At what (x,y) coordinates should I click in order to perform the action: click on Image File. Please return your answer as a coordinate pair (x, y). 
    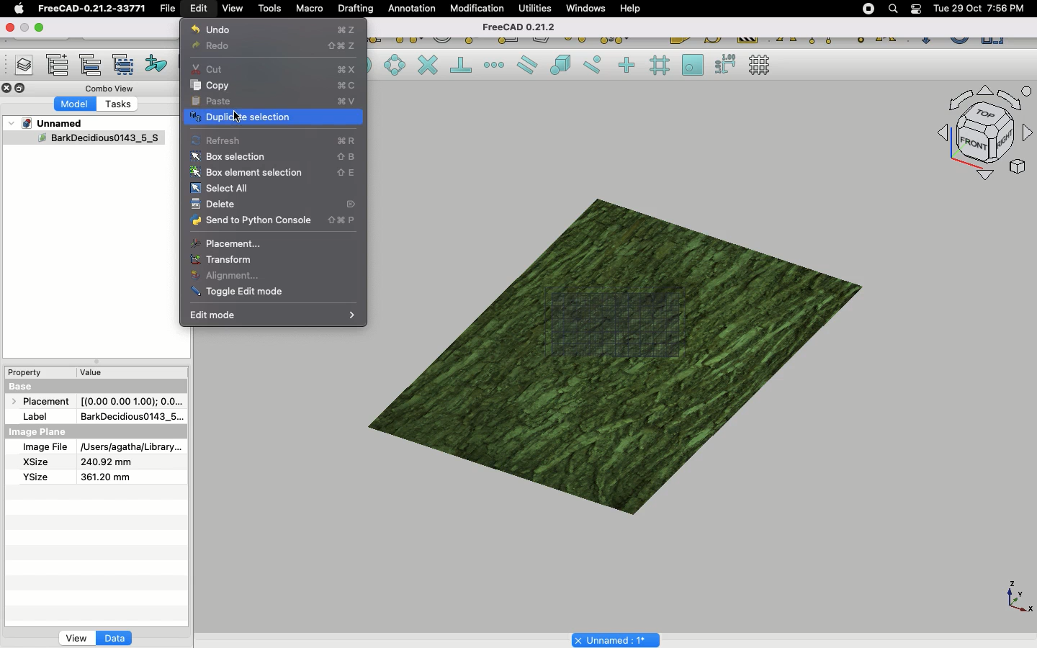
    Looking at the image, I should click on (45, 448).